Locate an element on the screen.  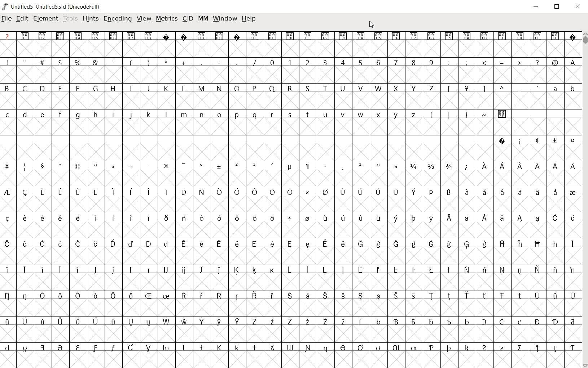
* is located at coordinates (167, 62).